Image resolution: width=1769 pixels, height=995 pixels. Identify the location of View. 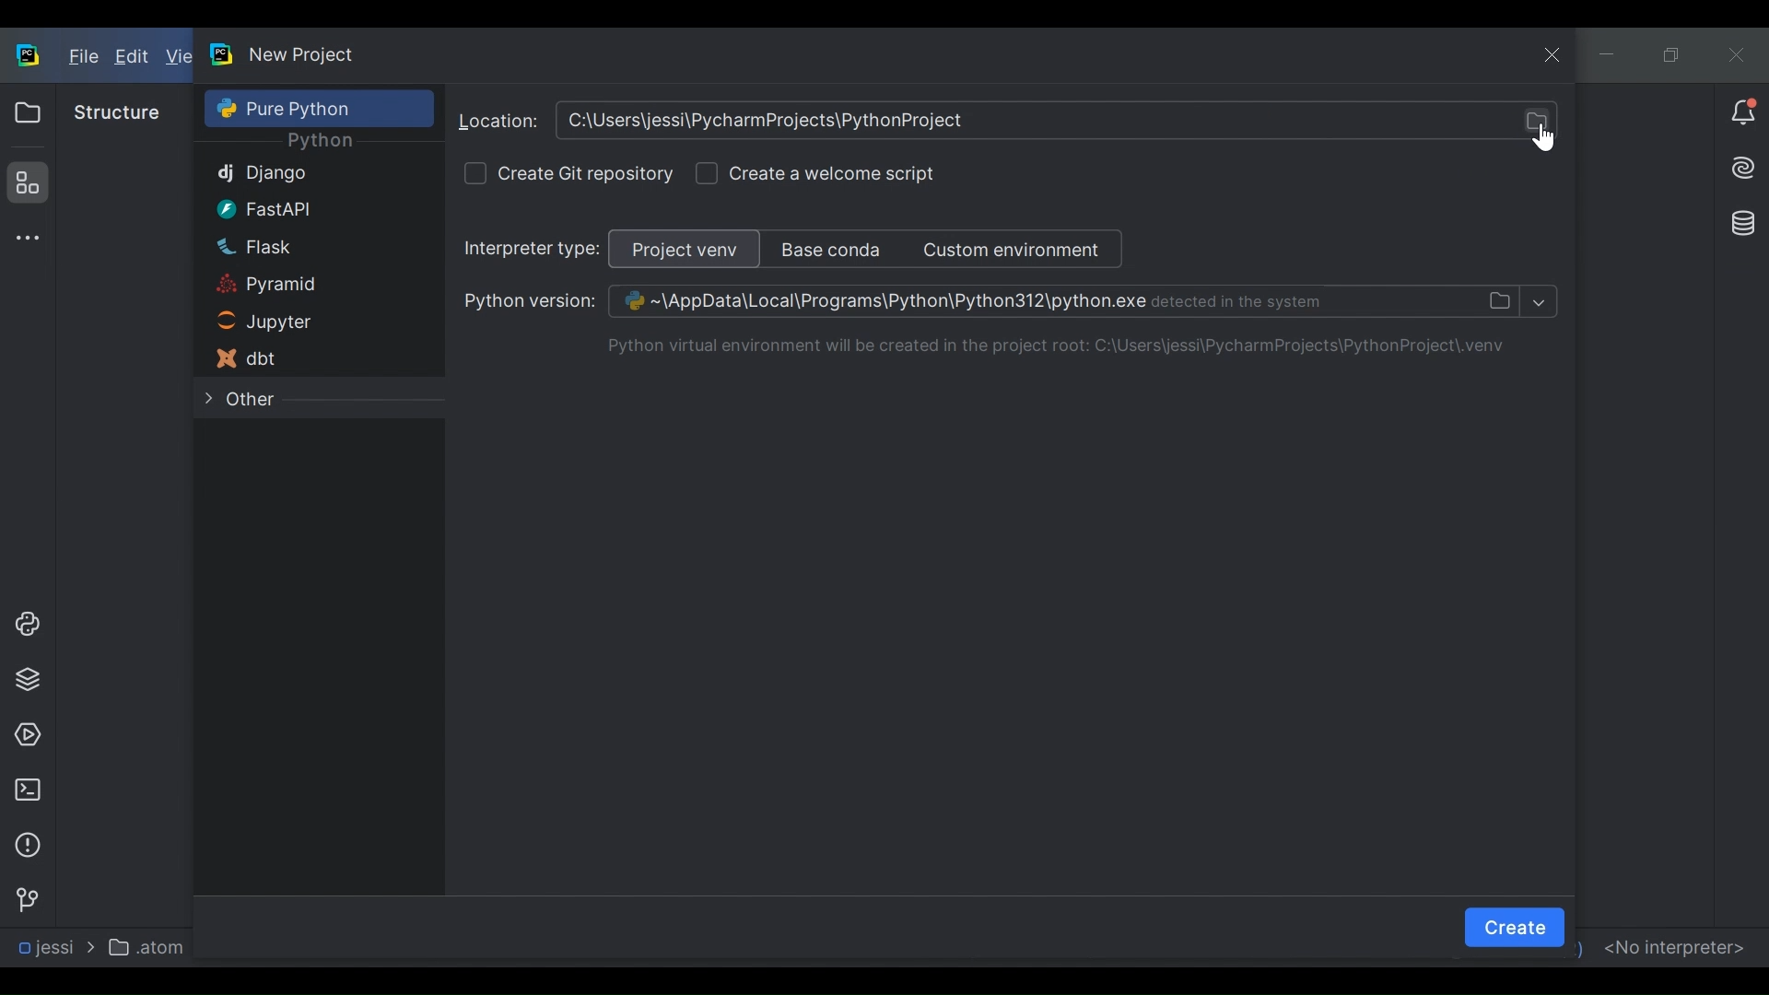
(179, 57).